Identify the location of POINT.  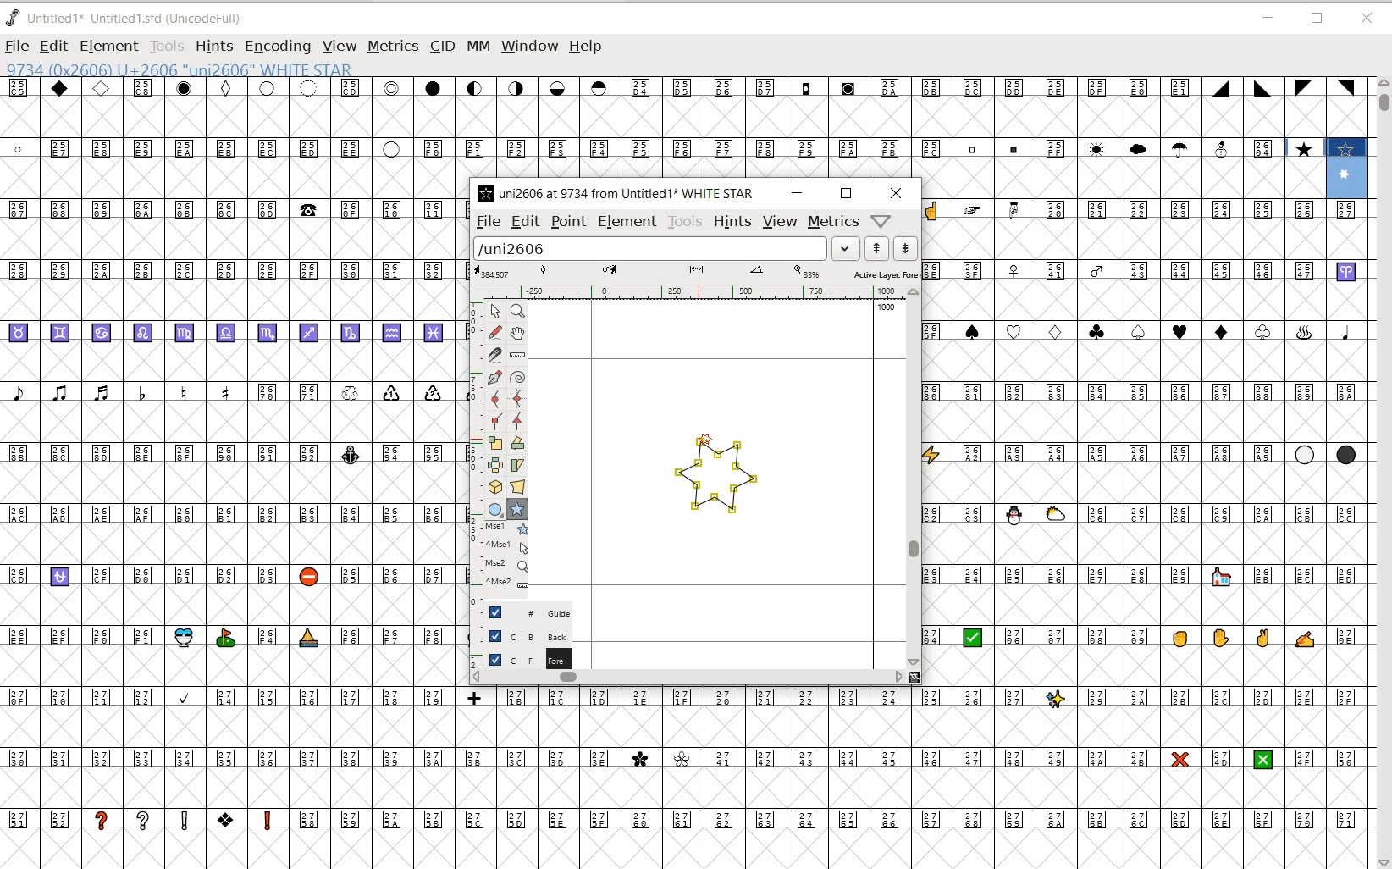
(568, 222).